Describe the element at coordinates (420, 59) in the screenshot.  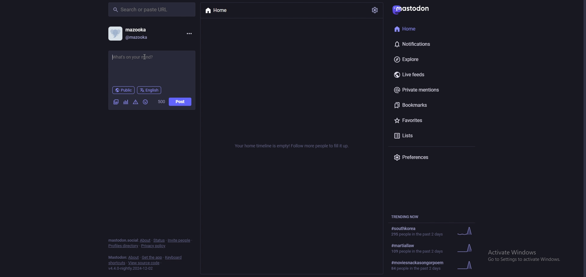
I see `explore` at that location.